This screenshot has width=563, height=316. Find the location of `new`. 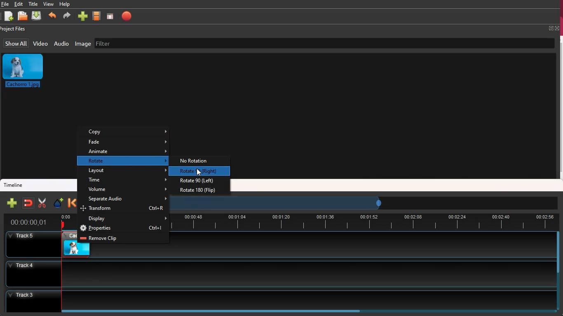

new is located at coordinates (8, 17).